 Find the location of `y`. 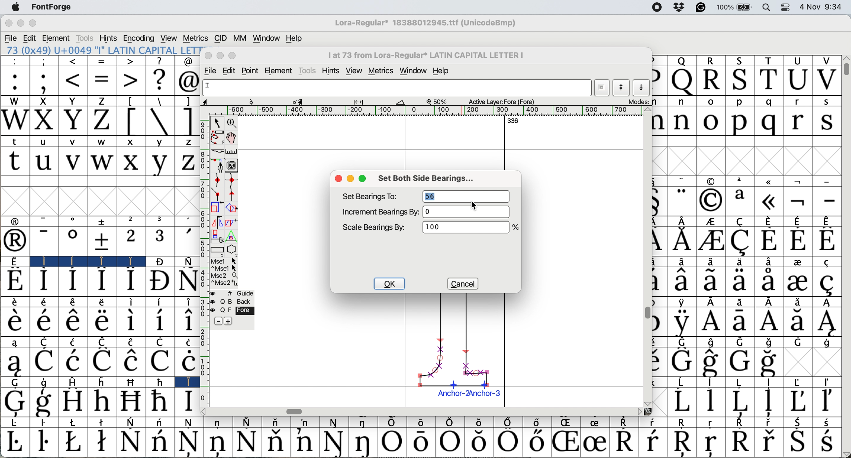

y is located at coordinates (159, 162).